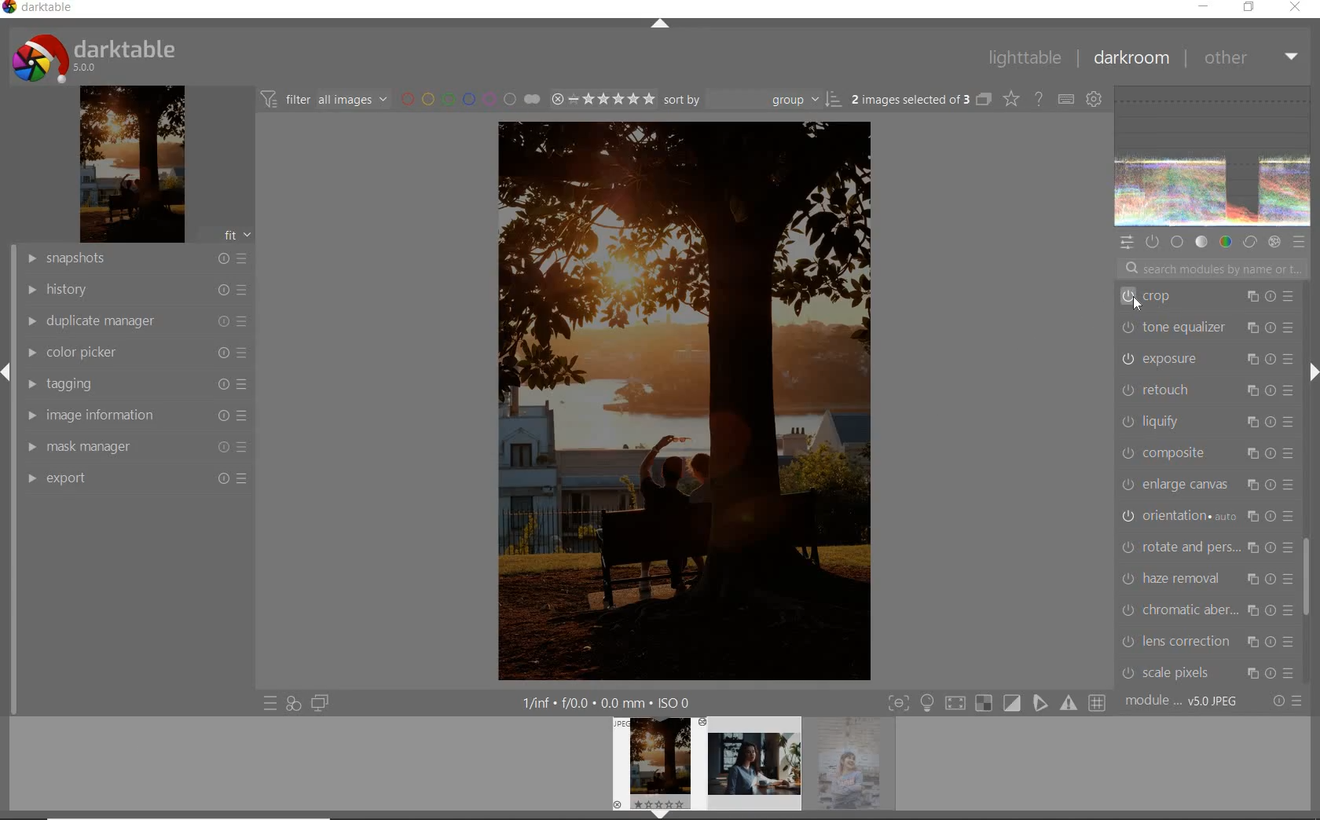 Image resolution: width=1320 pixels, height=820 pixels. I want to click on reset or preset & preference, so click(1288, 703).